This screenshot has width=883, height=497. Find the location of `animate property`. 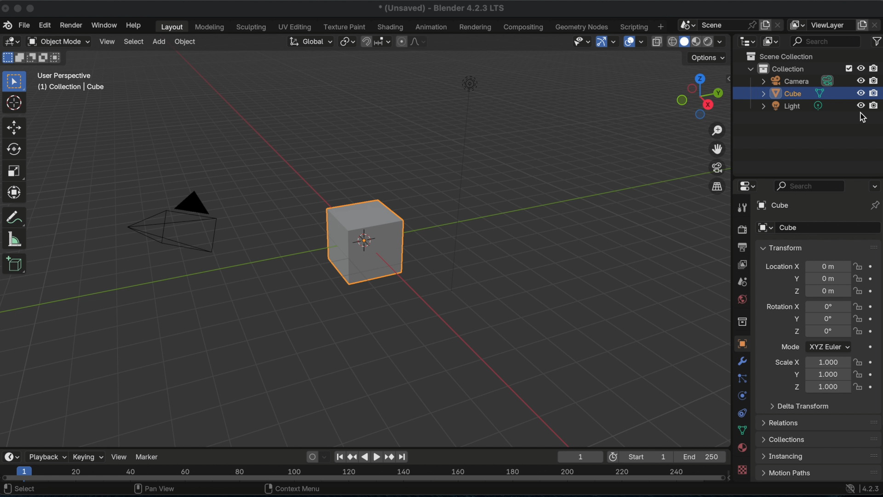

animate property is located at coordinates (874, 278).